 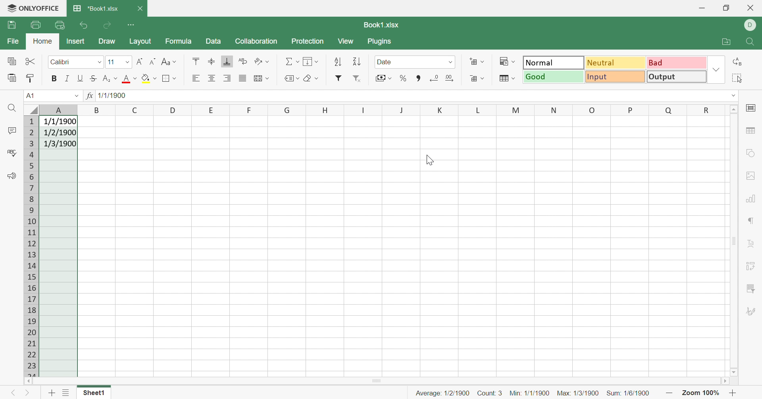 I want to click on Sum: 1/6/1900, so click(x=628, y=393).